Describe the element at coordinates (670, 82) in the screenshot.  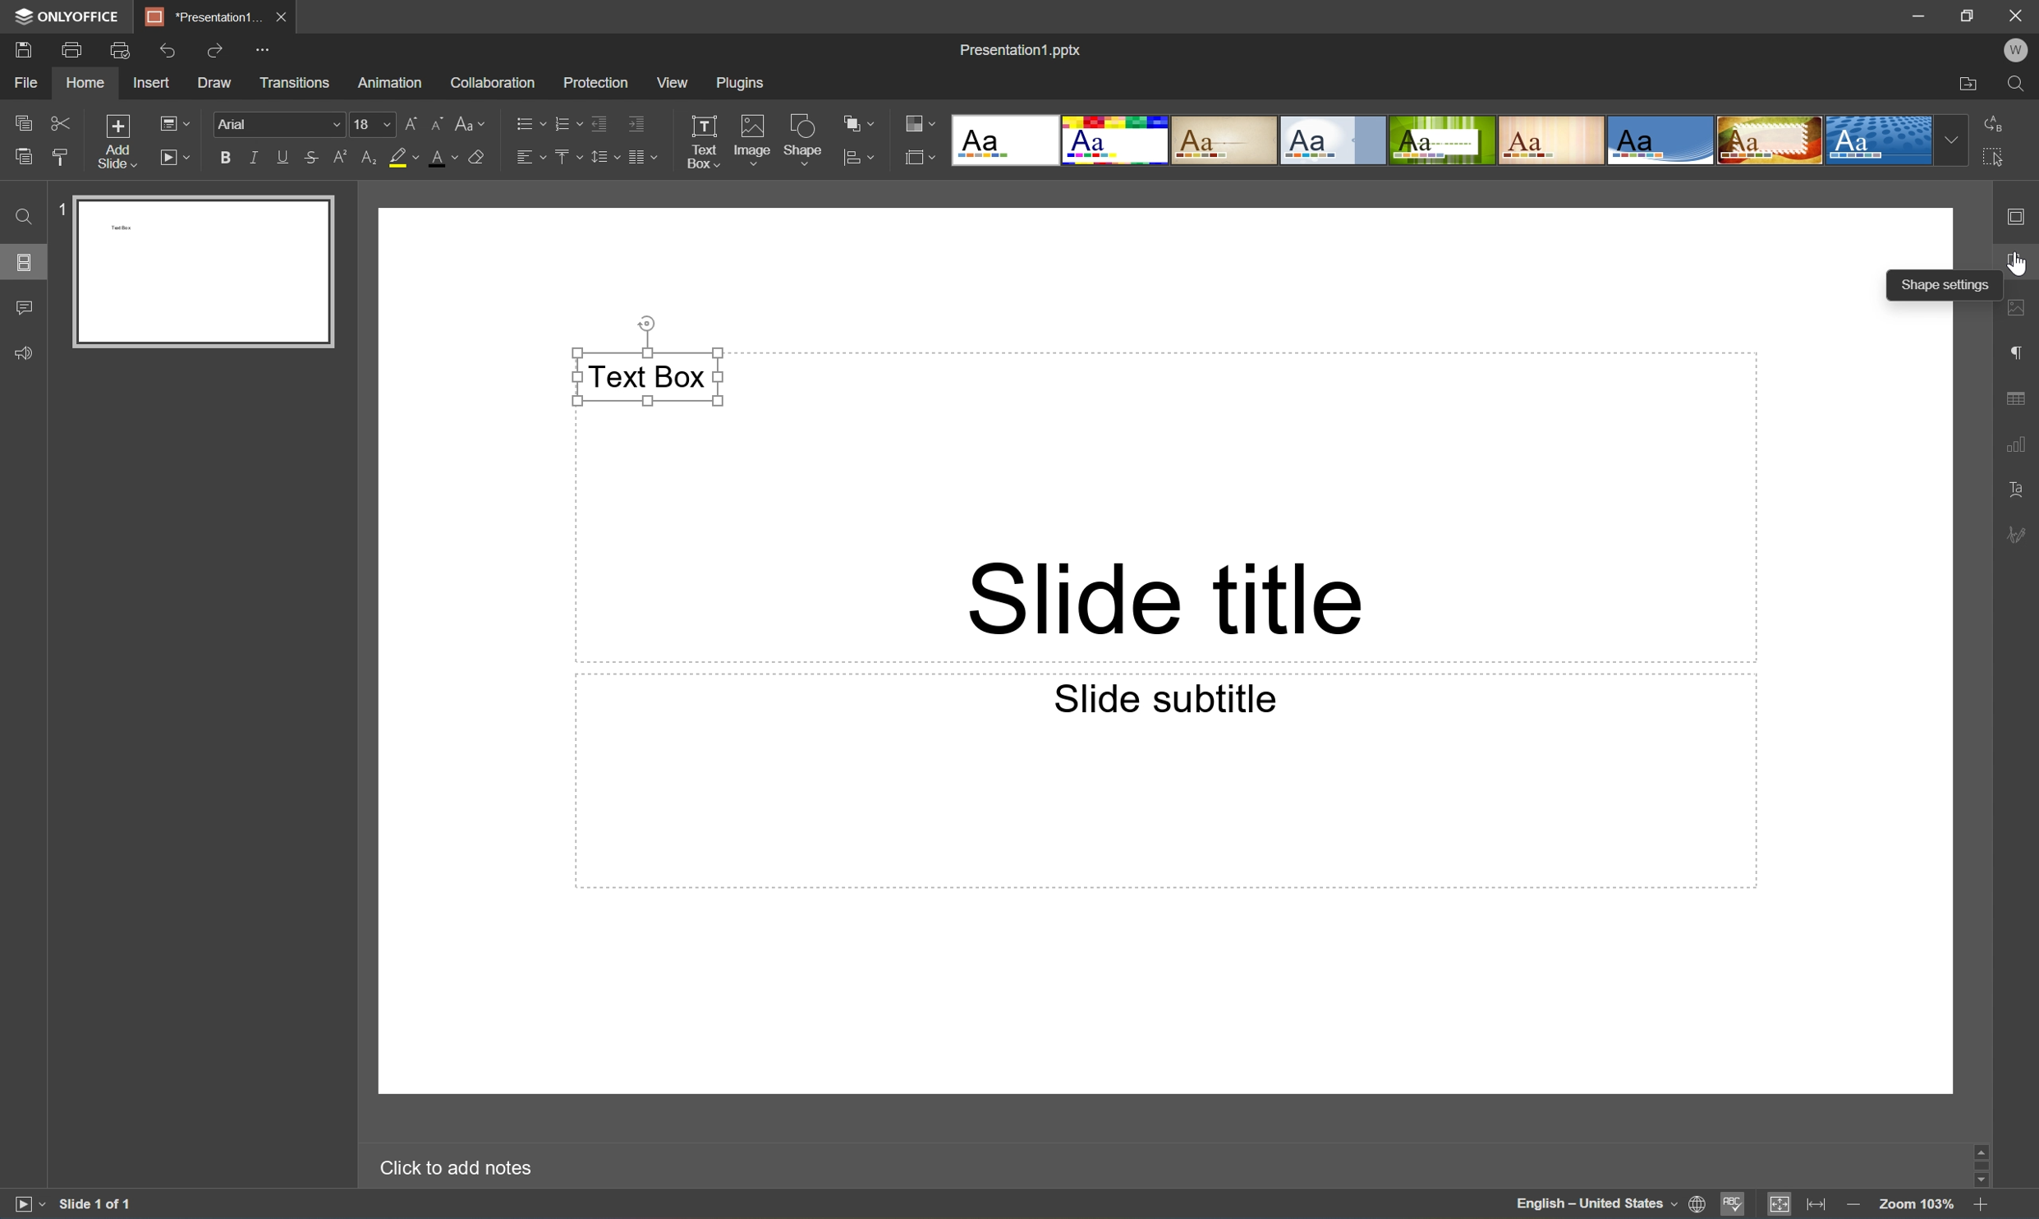
I see `View` at that location.